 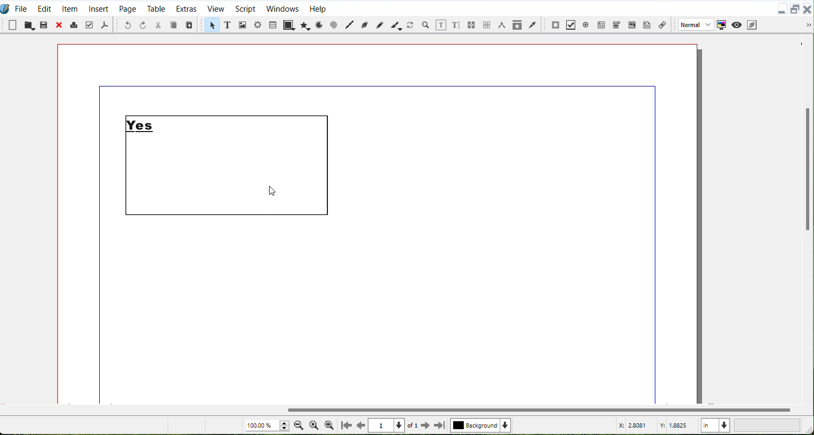 What do you see at coordinates (632, 24) in the screenshot?
I see `PDF Text Box` at bounding box center [632, 24].